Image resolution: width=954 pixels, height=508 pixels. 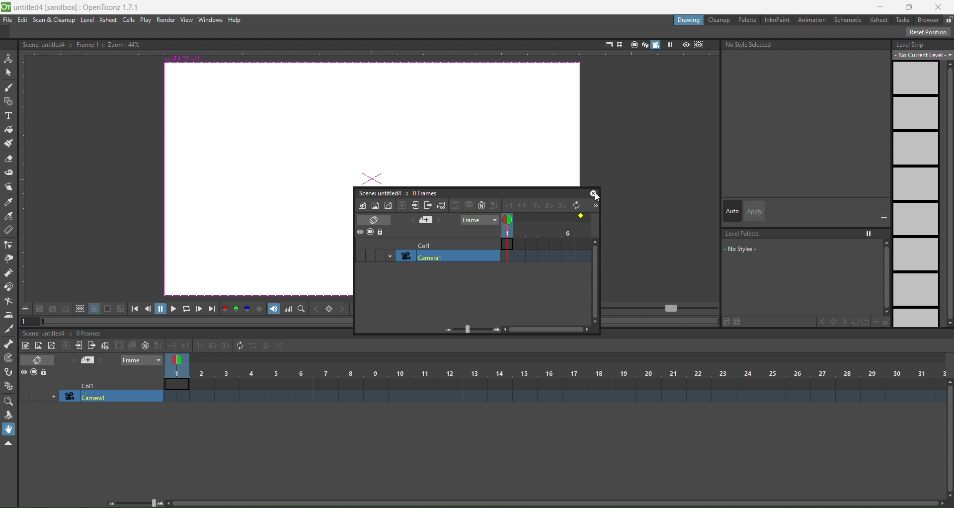 I want to click on palette, so click(x=748, y=19).